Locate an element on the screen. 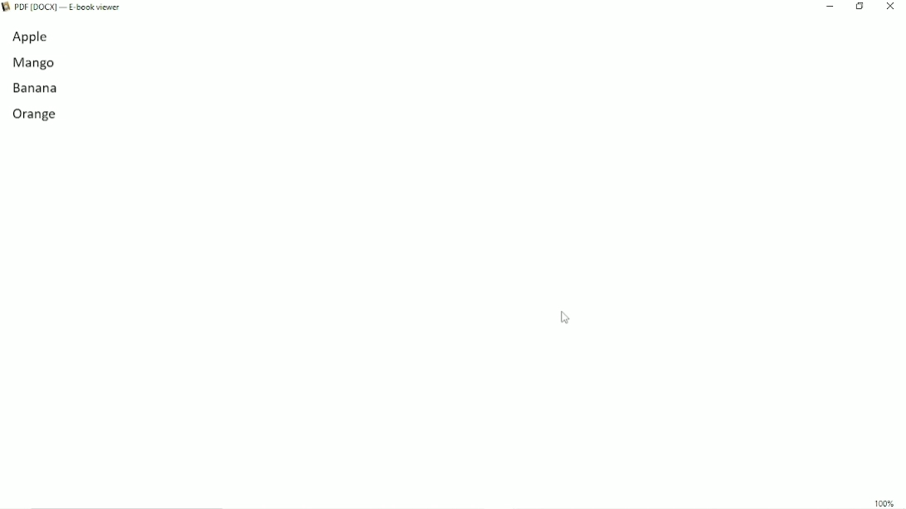 This screenshot has width=906, height=509. Close is located at coordinates (891, 7).